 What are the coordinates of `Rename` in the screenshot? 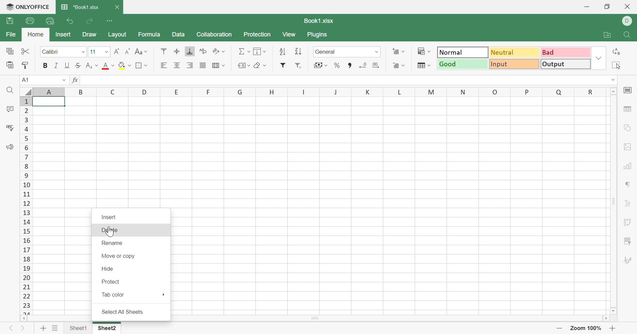 It's located at (114, 243).